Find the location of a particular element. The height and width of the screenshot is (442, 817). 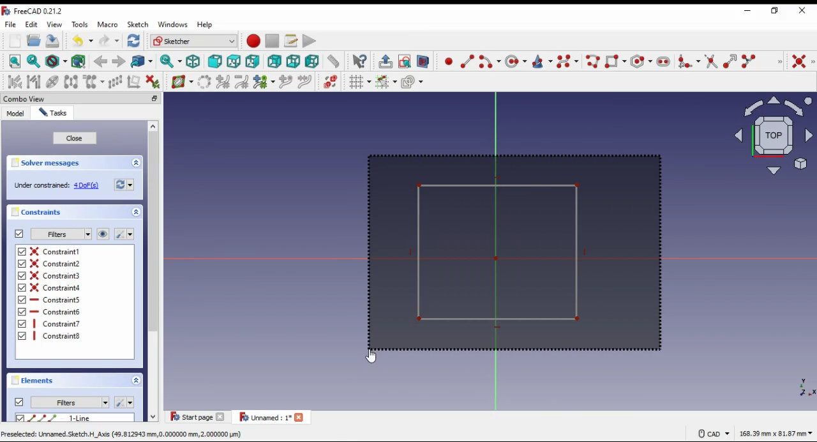

create rectangle is located at coordinates (616, 61).